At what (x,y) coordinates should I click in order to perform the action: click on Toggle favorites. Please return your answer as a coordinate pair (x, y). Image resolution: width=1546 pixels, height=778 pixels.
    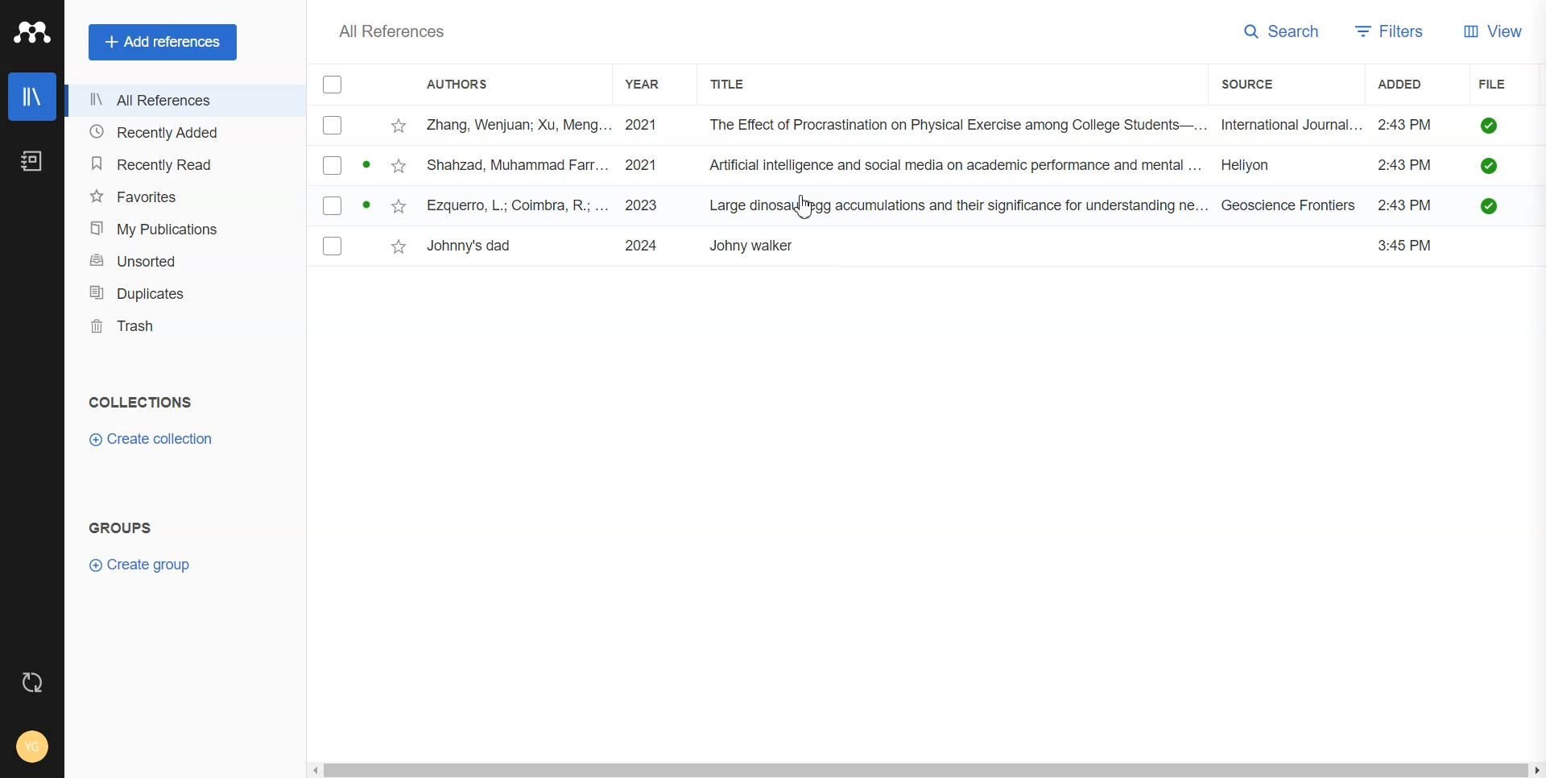
    Looking at the image, I should click on (399, 165).